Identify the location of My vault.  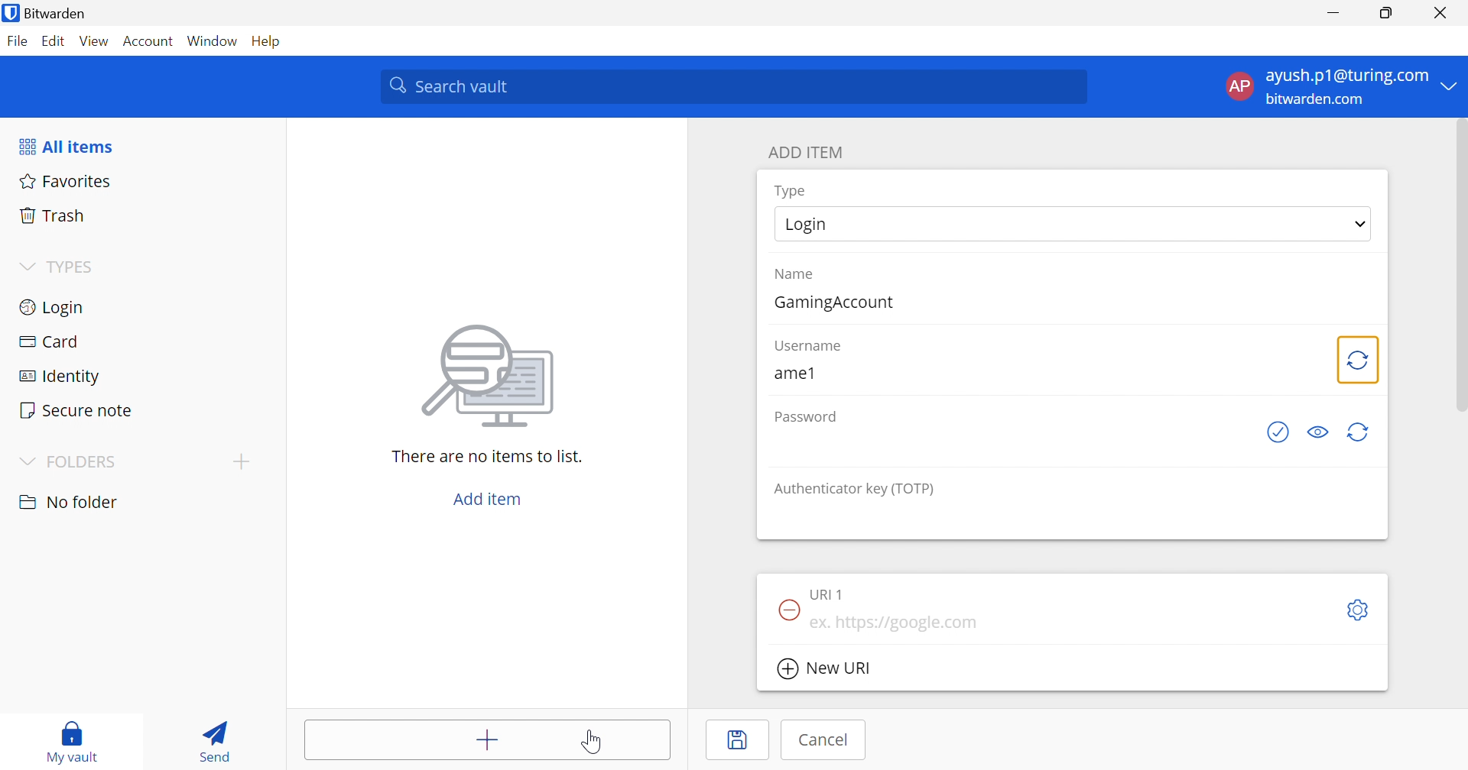
(70, 739).